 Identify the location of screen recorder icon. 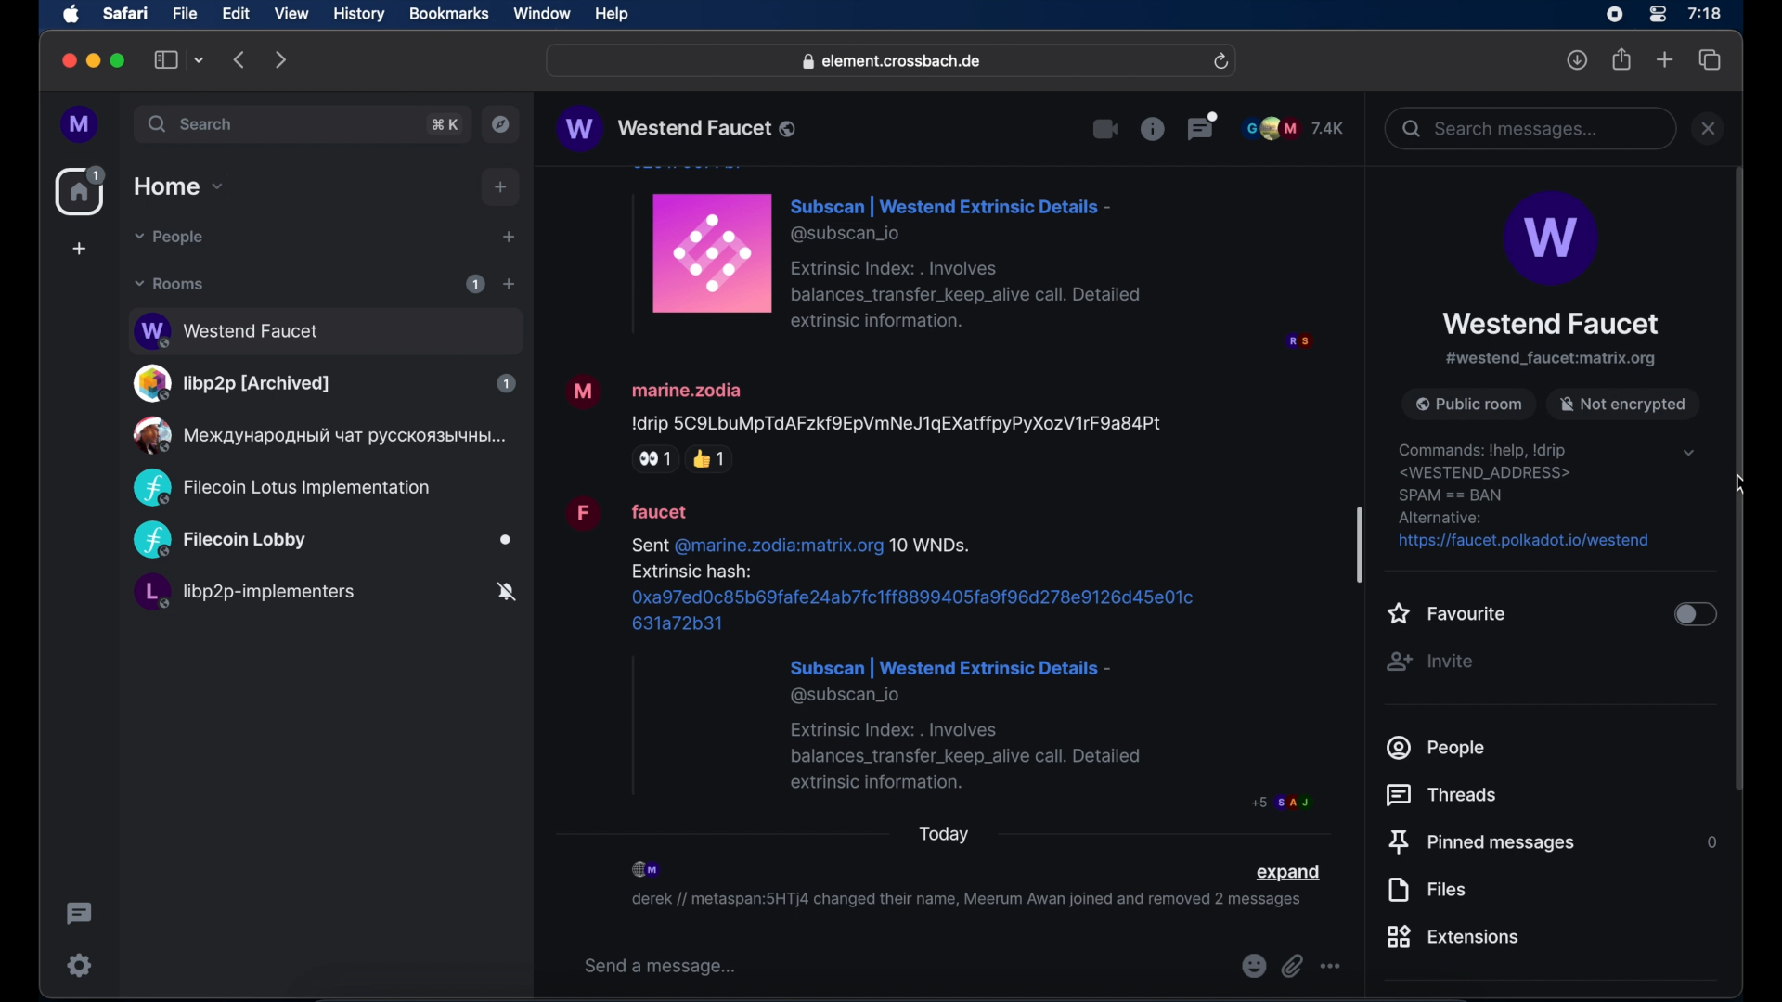
(1614, 15).